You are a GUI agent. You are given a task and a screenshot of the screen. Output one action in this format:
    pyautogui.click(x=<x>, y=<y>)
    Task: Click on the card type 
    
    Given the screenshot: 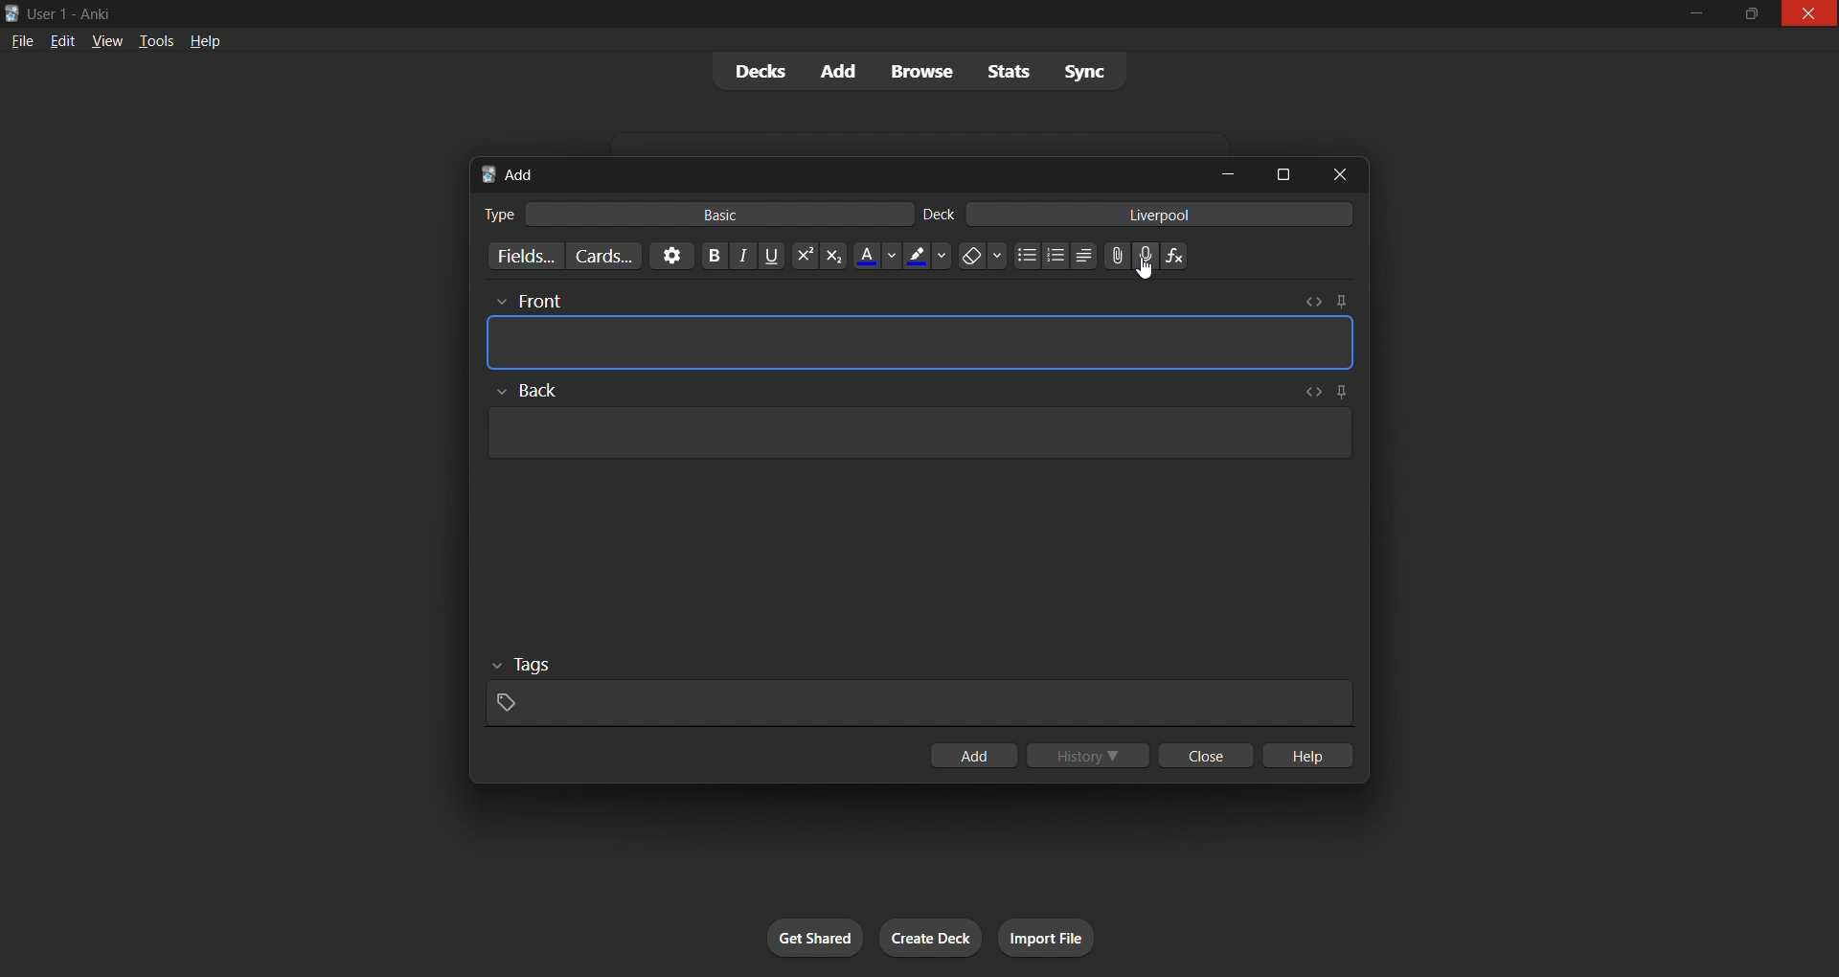 What is the action you would take?
    pyautogui.click(x=494, y=213)
    